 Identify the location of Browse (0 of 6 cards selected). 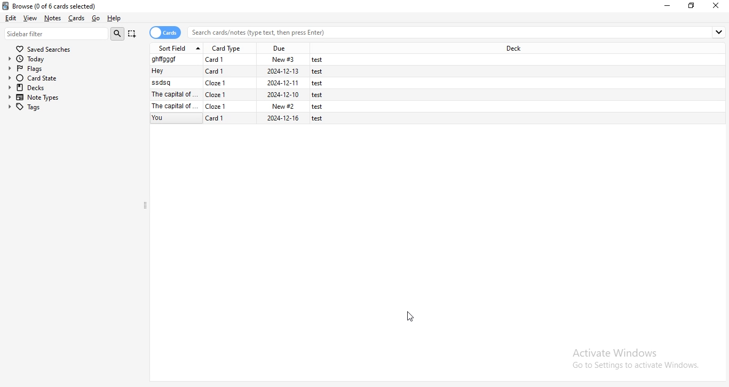
(59, 5).